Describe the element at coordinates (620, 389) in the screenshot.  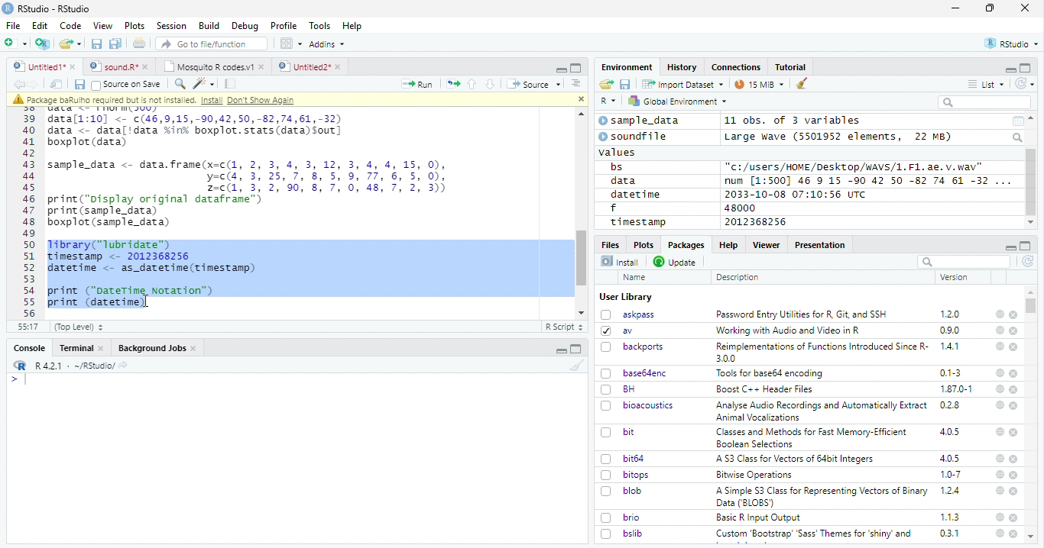
I see `BH` at that location.